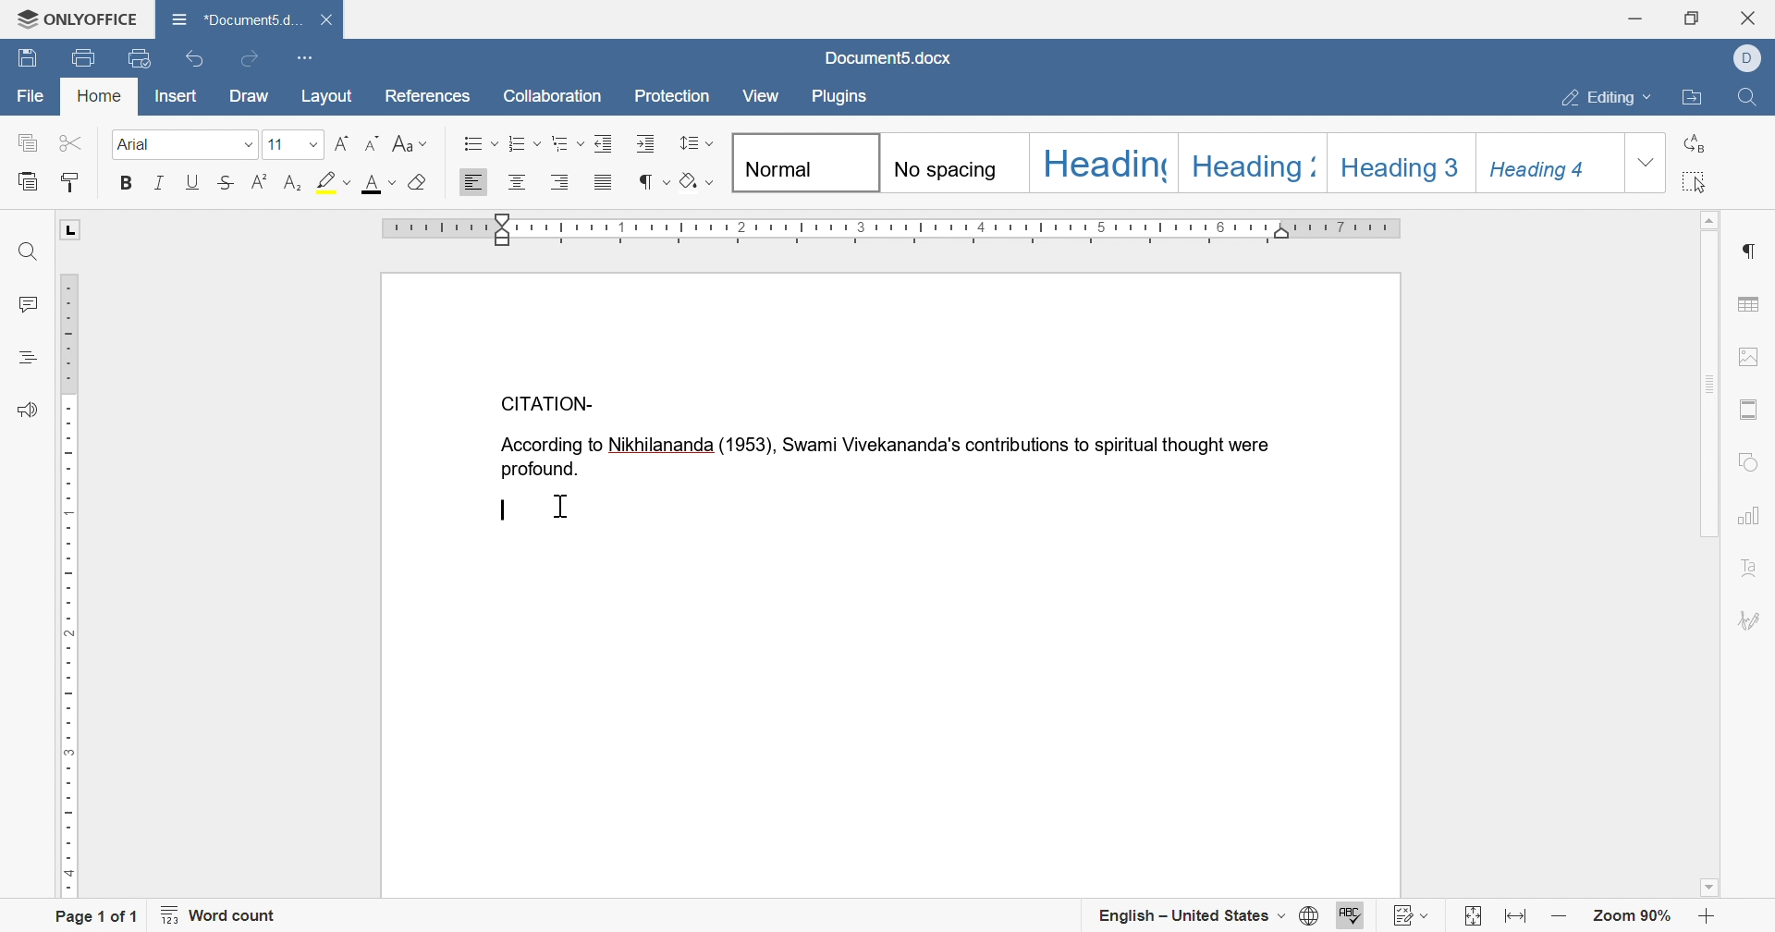 This screenshot has height=932, width=1775. Describe the element at coordinates (879, 56) in the screenshot. I see `document5.docx` at that location.